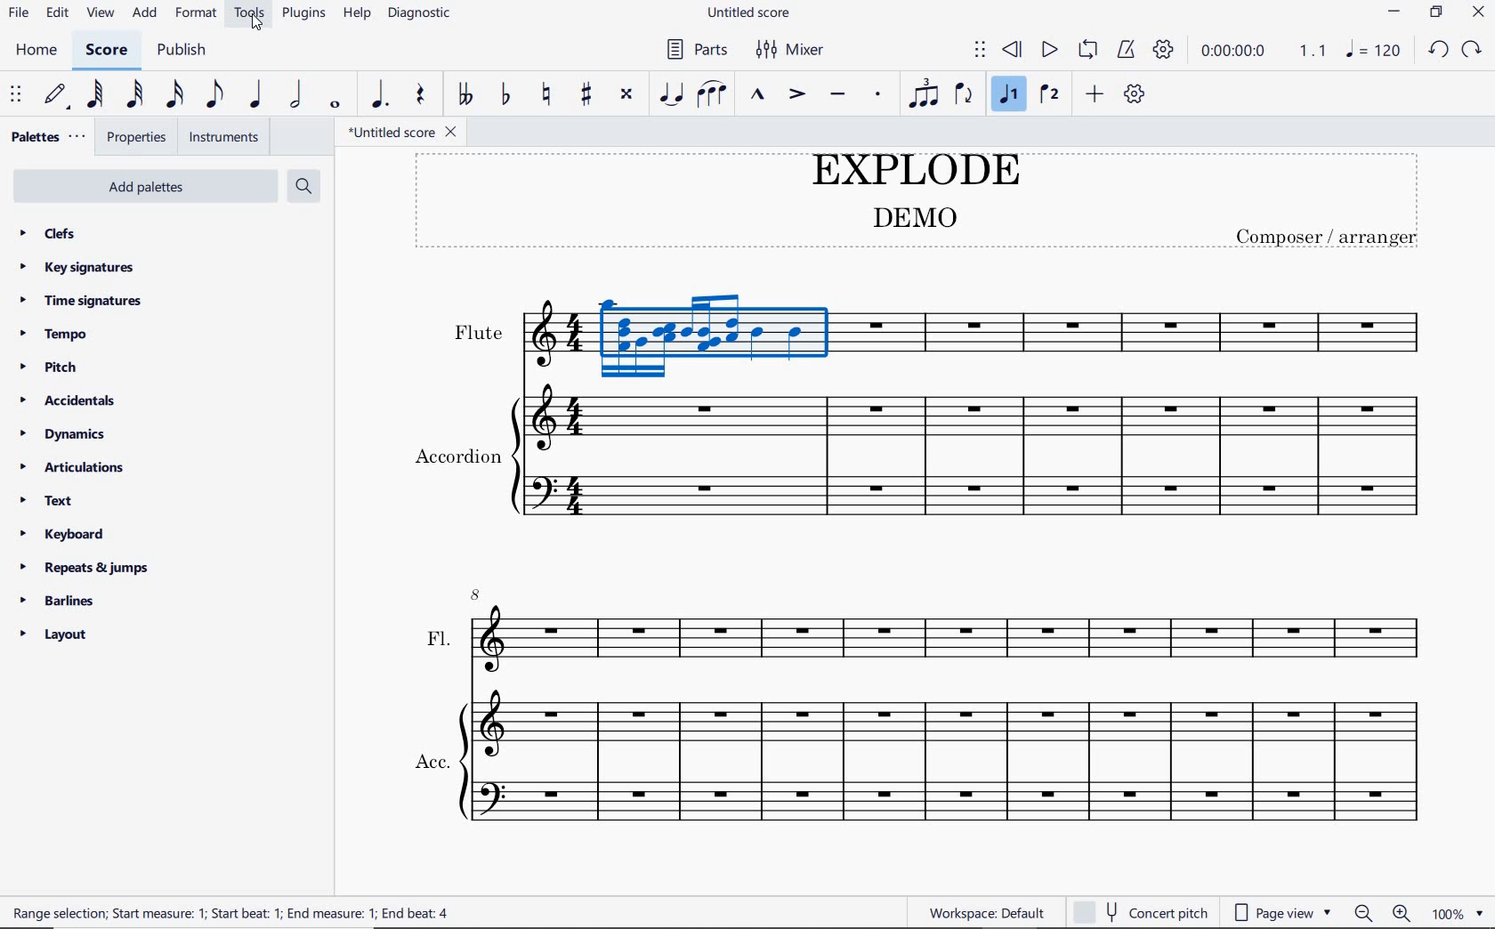 The width and height of the screenshot is (1495, 929). Describe the element at coordinates (1087, 52) in the screenshot. I see `loop playback` at that location.